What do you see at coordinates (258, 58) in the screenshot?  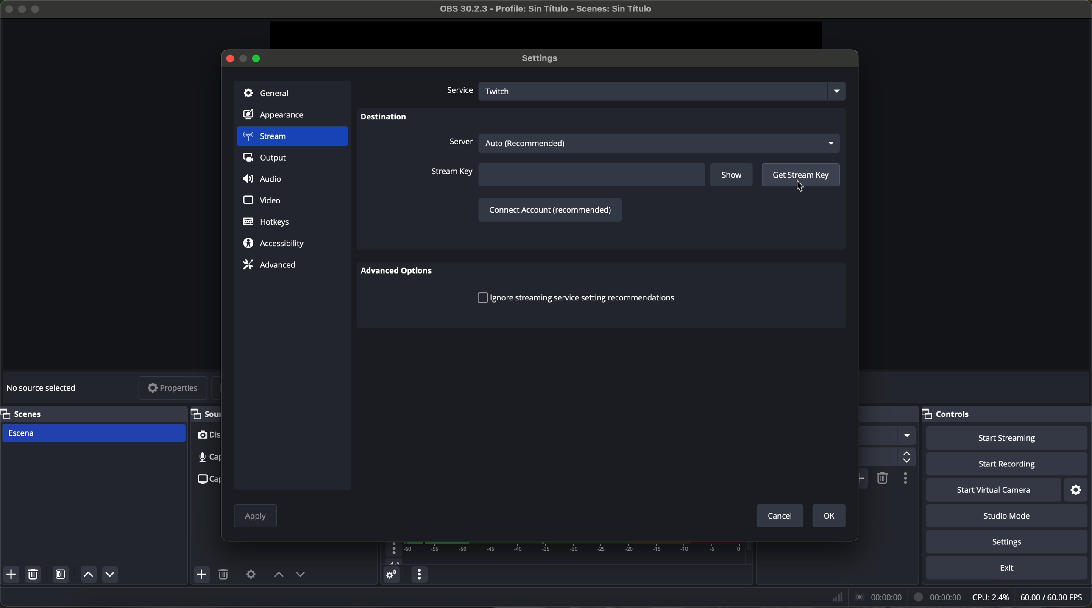 I see `maximize window` at bounding box center [258, 58].